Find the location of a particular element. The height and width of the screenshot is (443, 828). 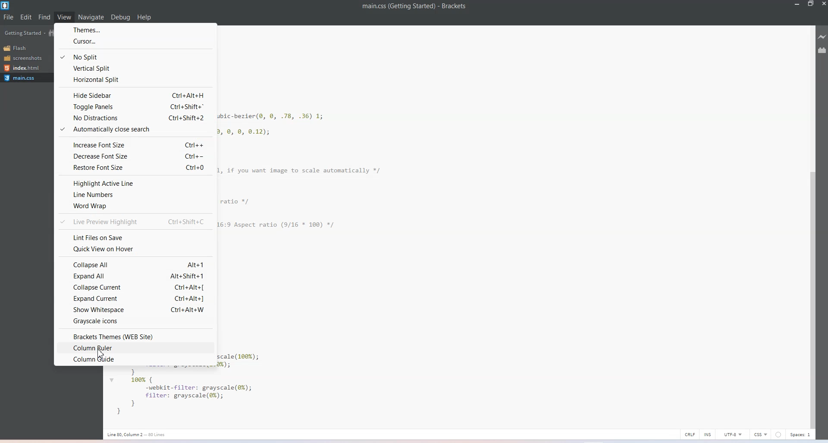

Live Preview is located at coordinates (823, 37).